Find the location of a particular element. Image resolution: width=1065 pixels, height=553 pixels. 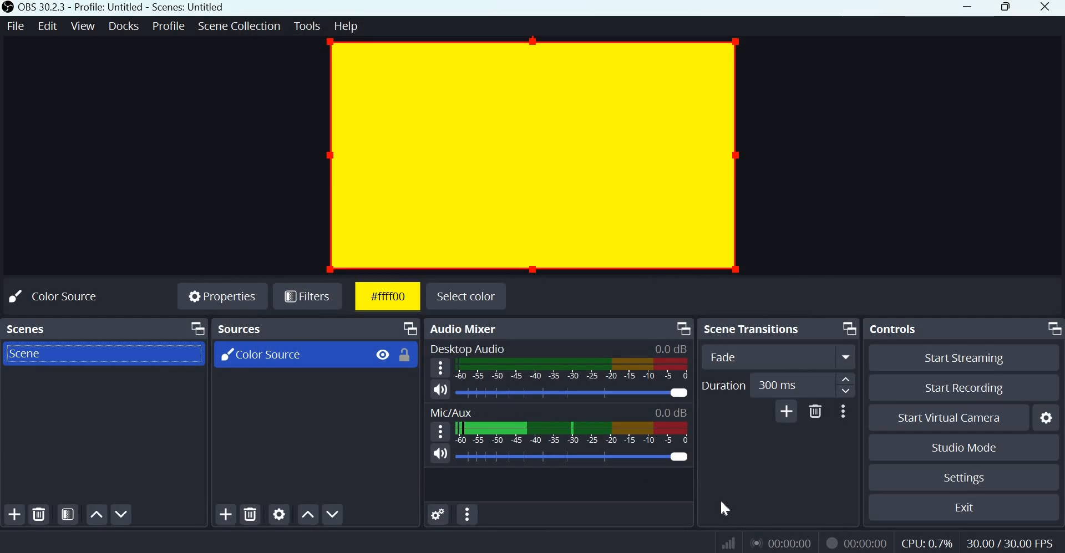

Add Source(s) is located at coordinates (226, 514).